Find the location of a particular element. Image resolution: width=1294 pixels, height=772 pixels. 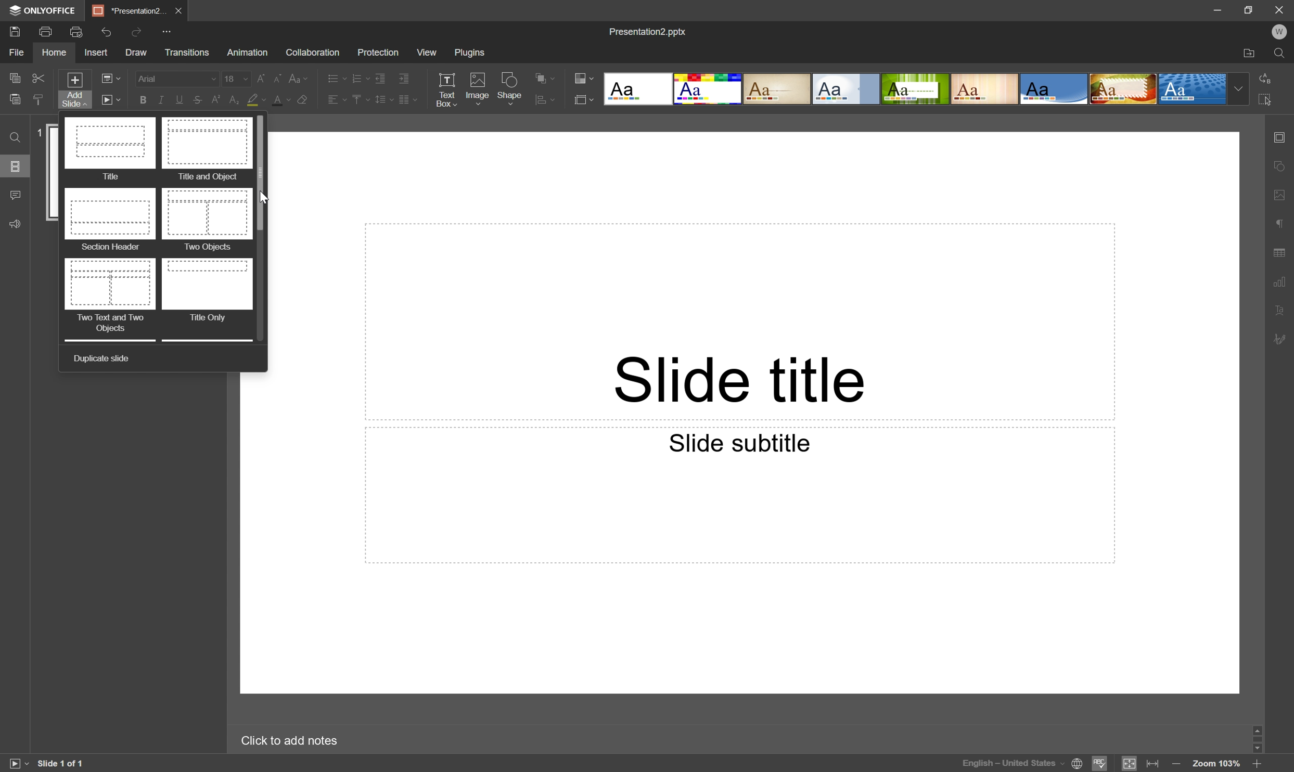

slide 1 is located at coordinates (54, 173).